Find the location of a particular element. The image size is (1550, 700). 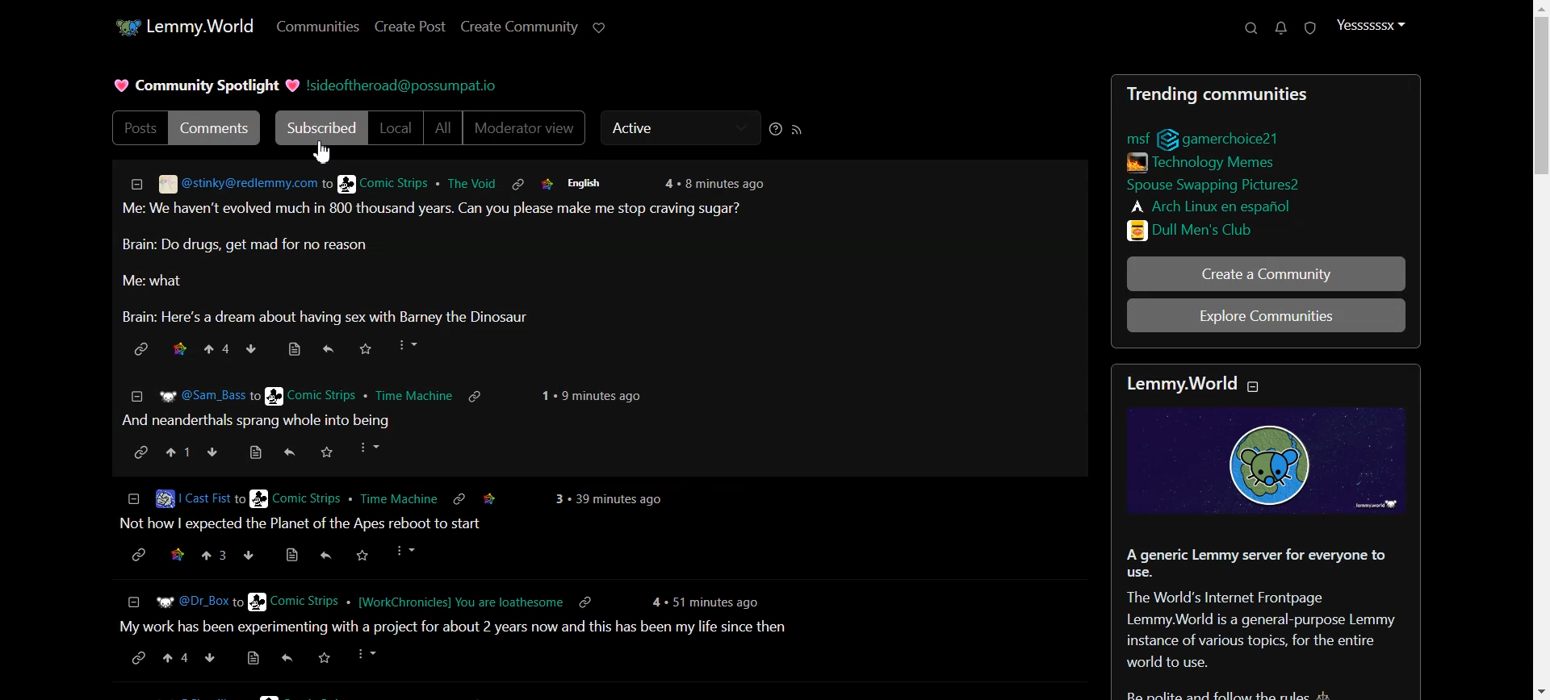

save is located at coordinates (366, 555).